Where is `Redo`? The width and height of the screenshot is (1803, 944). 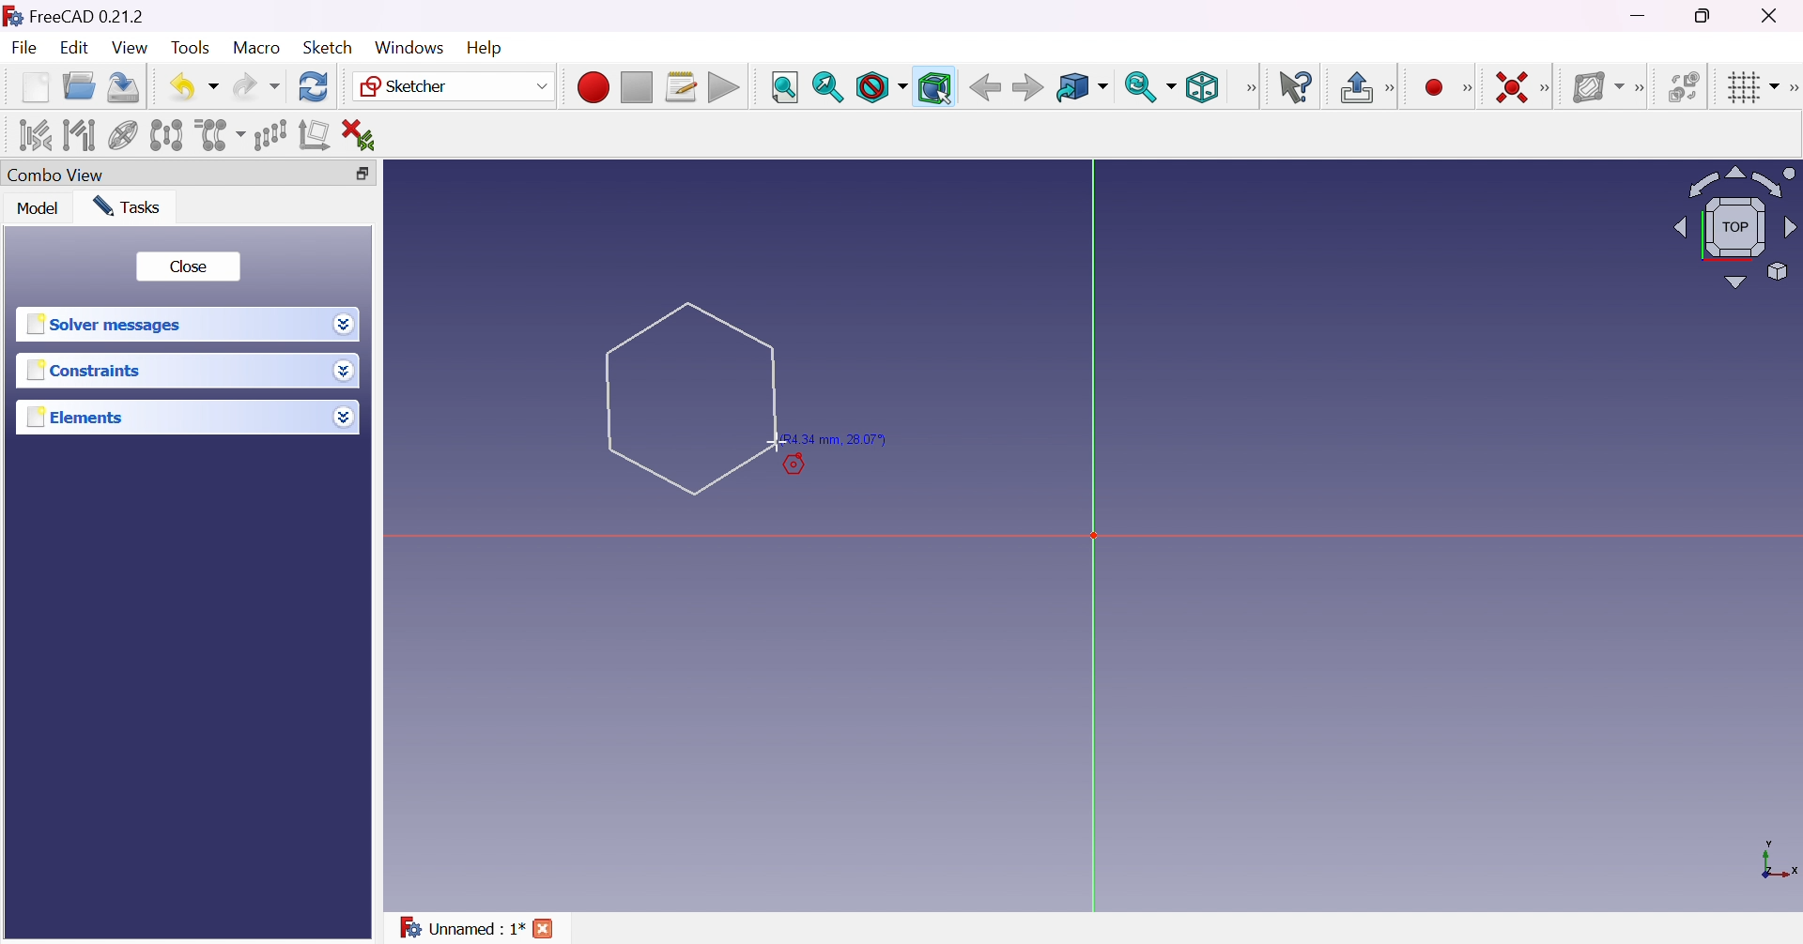
Redo is located at coordinates (256, 86).